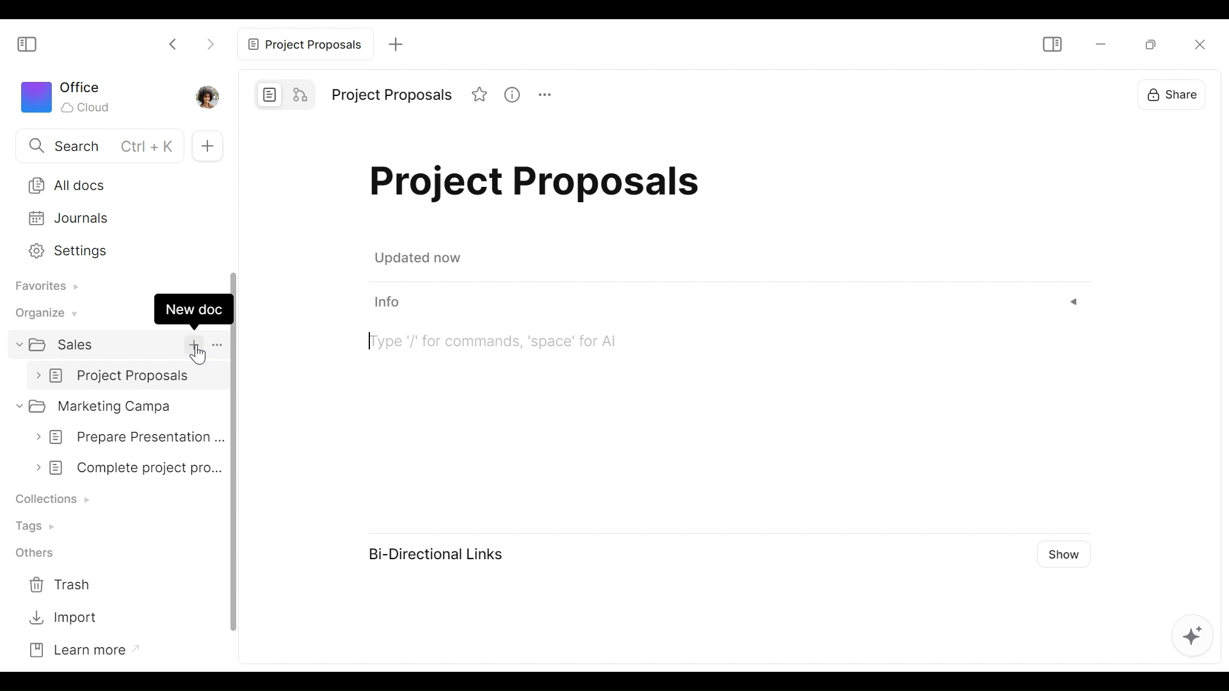  I want to click on view information, so click(512, 95).